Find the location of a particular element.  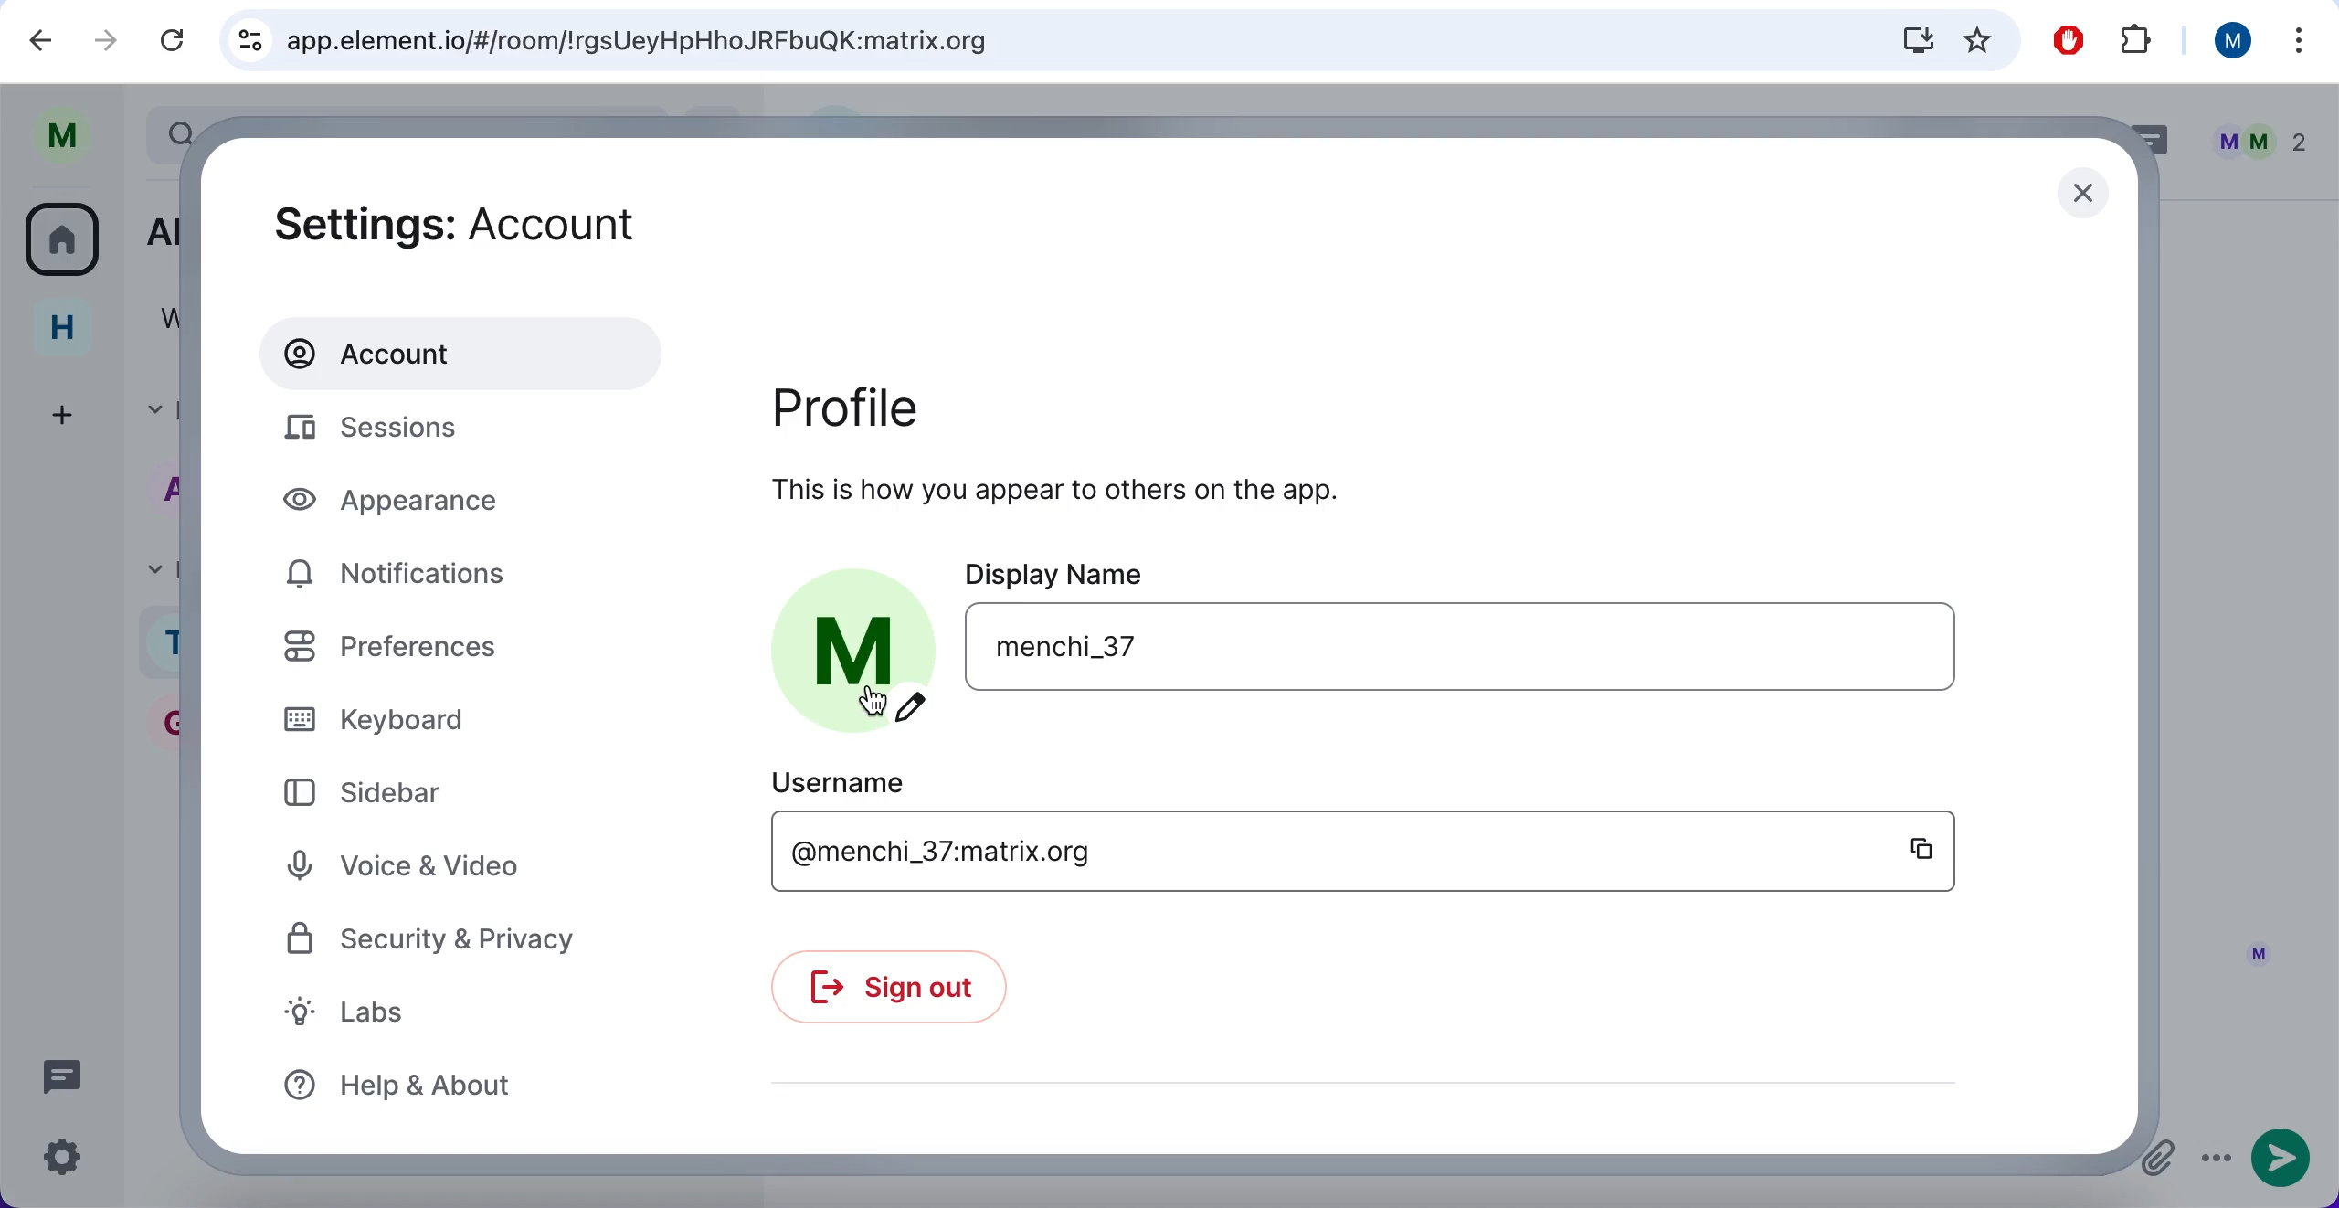

user is located at coordinates (2227, 45).